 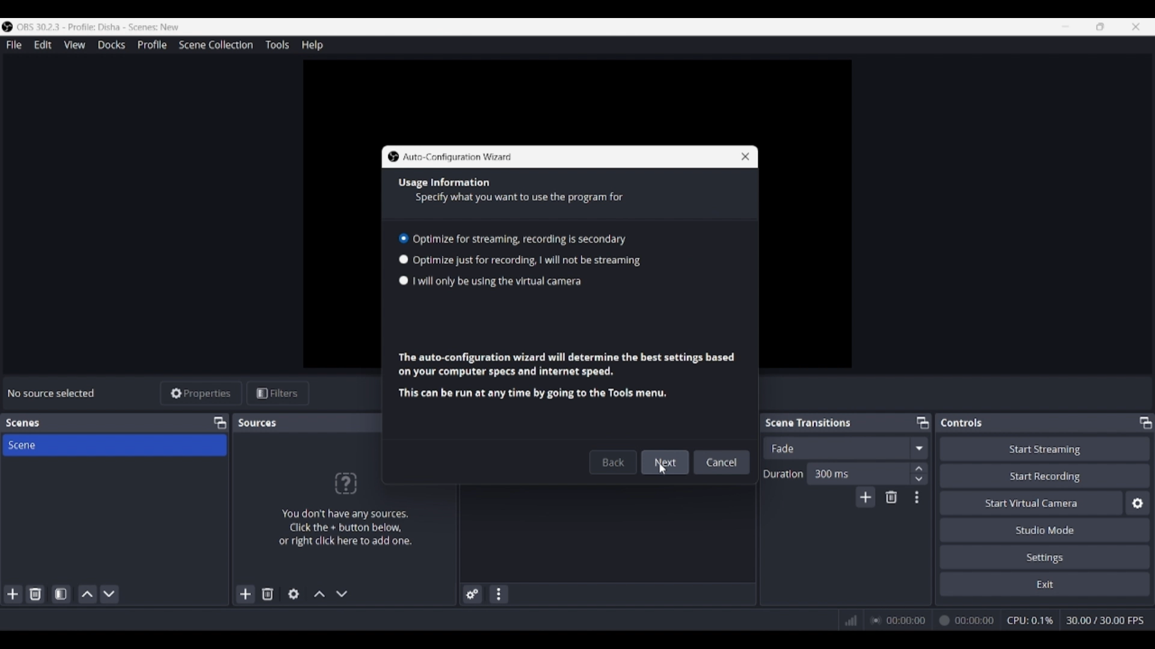 What do you see at coordinates (1046, 448) in the screenshot?
I see `Start streaming` at bounding box center [1046, 448].